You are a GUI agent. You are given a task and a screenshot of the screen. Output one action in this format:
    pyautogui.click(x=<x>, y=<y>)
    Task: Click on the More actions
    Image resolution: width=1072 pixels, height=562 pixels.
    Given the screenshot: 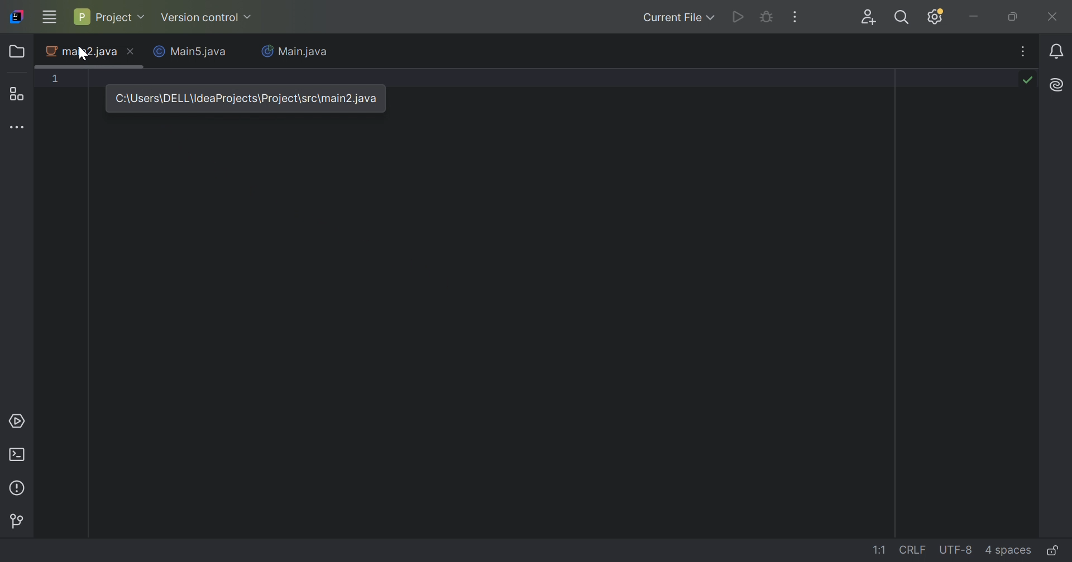 What is the action you would take?
    pyautogui.click(x=793, y=17)
    